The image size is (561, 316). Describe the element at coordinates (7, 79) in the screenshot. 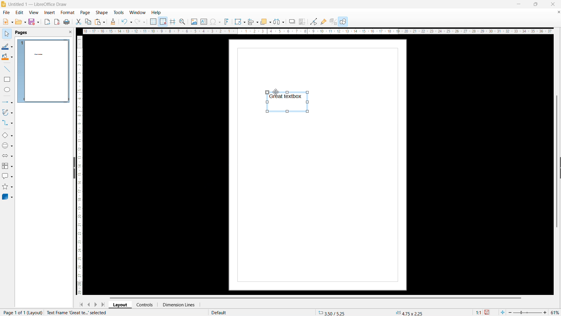

I see `rectangle` at that location.